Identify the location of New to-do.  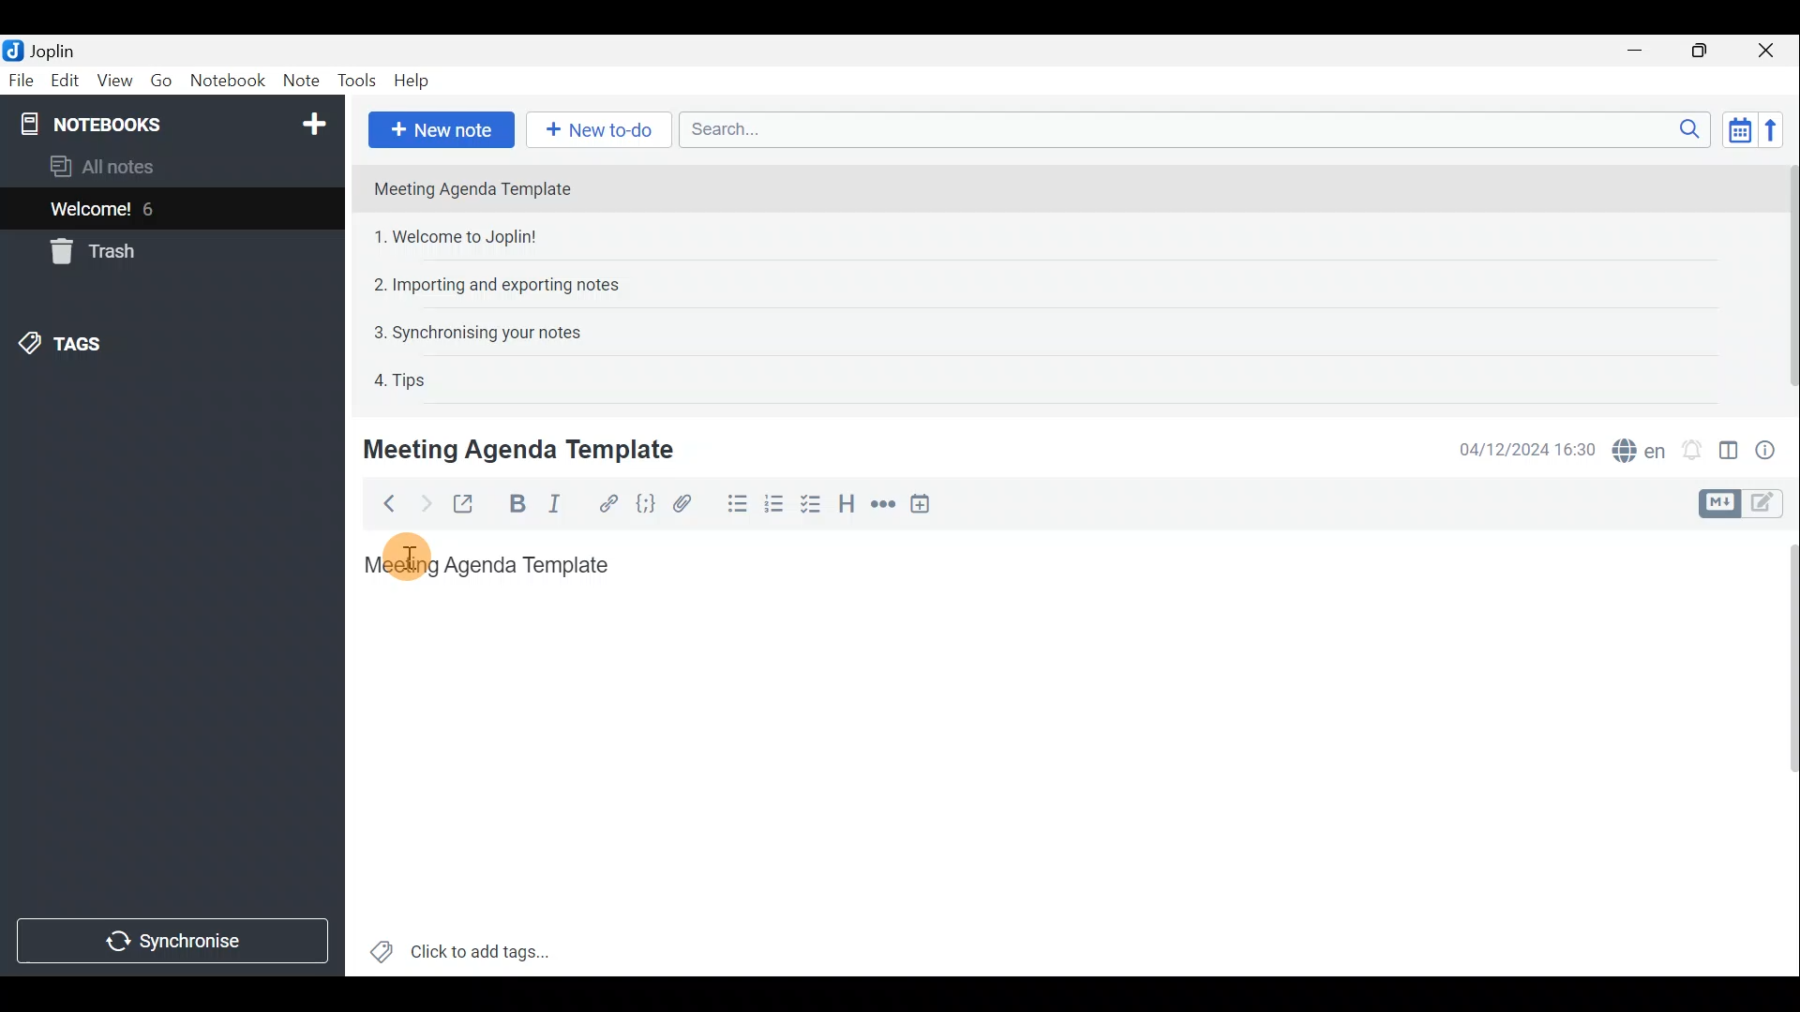
(592, 128).